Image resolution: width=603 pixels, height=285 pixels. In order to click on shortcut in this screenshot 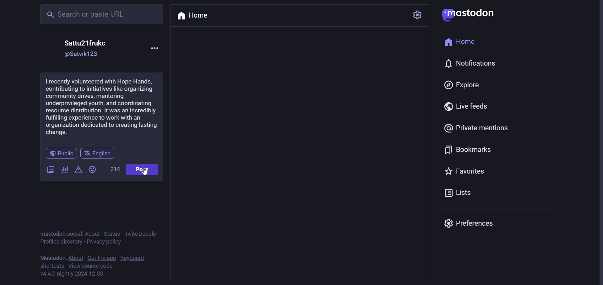, I will do `click(51, 266)`.